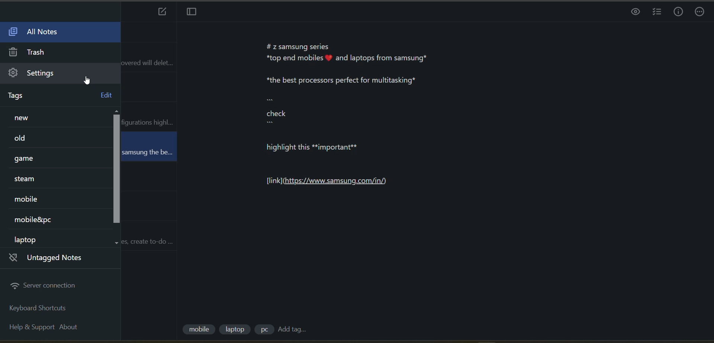 This screenshot has height=343, width=714. Describe the element at coordinates (198, 330) in the screenshot. I see `tag 1` at that location.